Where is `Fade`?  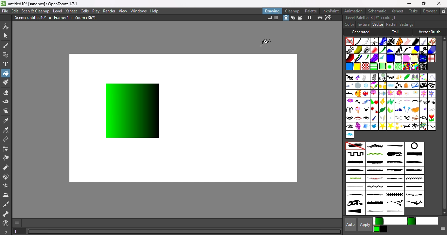 Fade is located at coordinates (374, 49).